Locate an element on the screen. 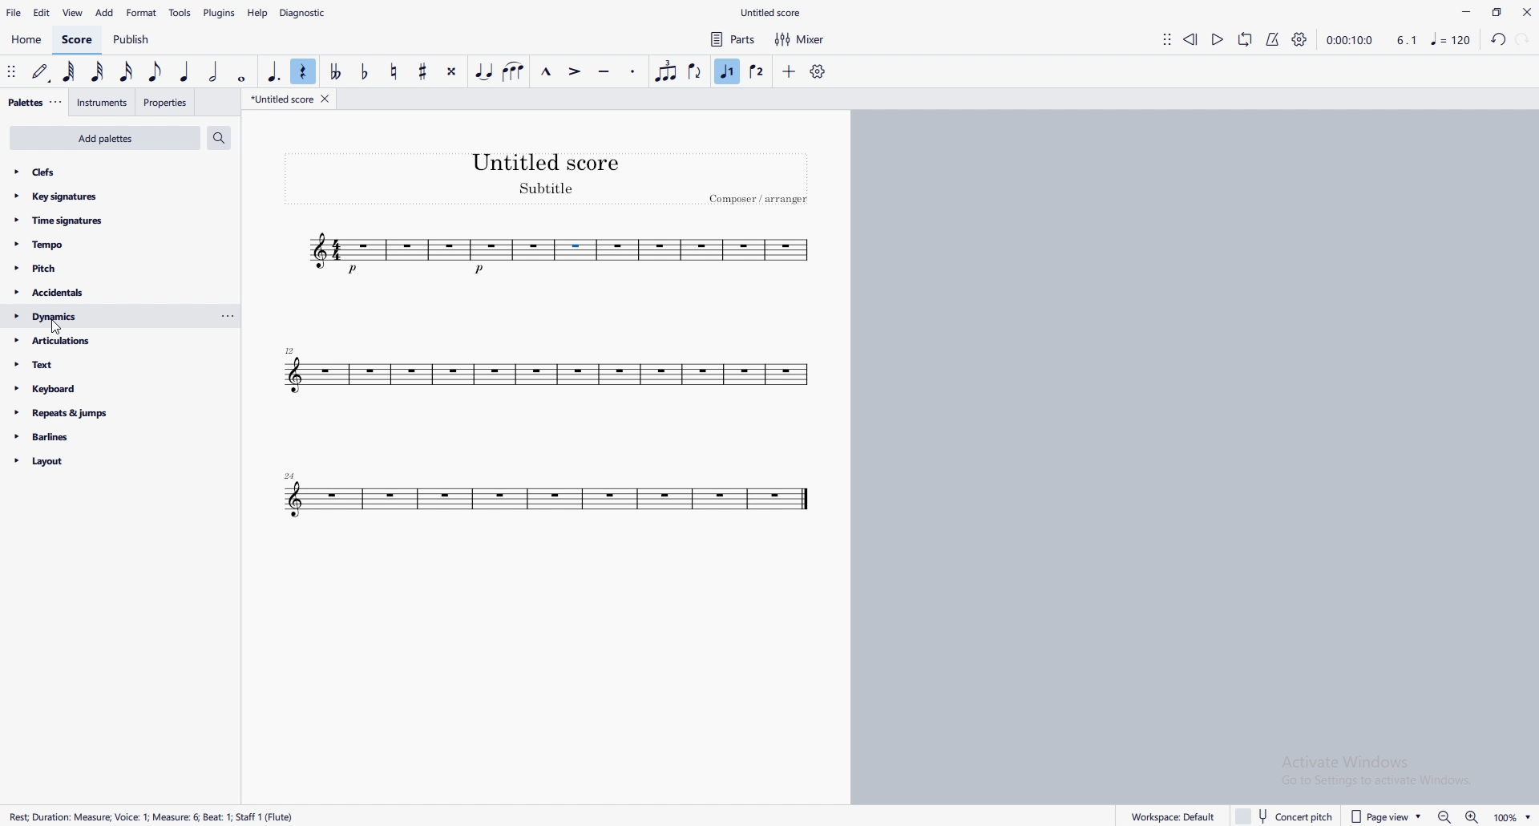 Image resolution: width=1539 pixels, height=826 pixels. add is located at coordinates (789, 72).